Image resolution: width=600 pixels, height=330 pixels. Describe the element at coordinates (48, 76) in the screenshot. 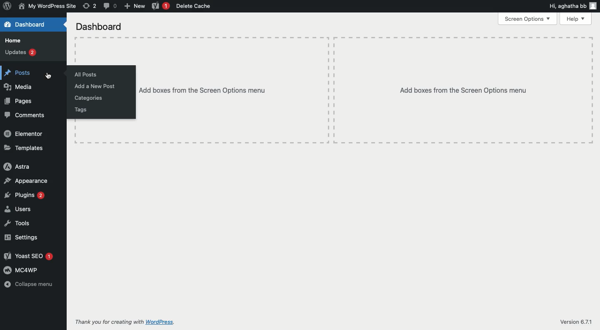

I see `cursor` at that location.